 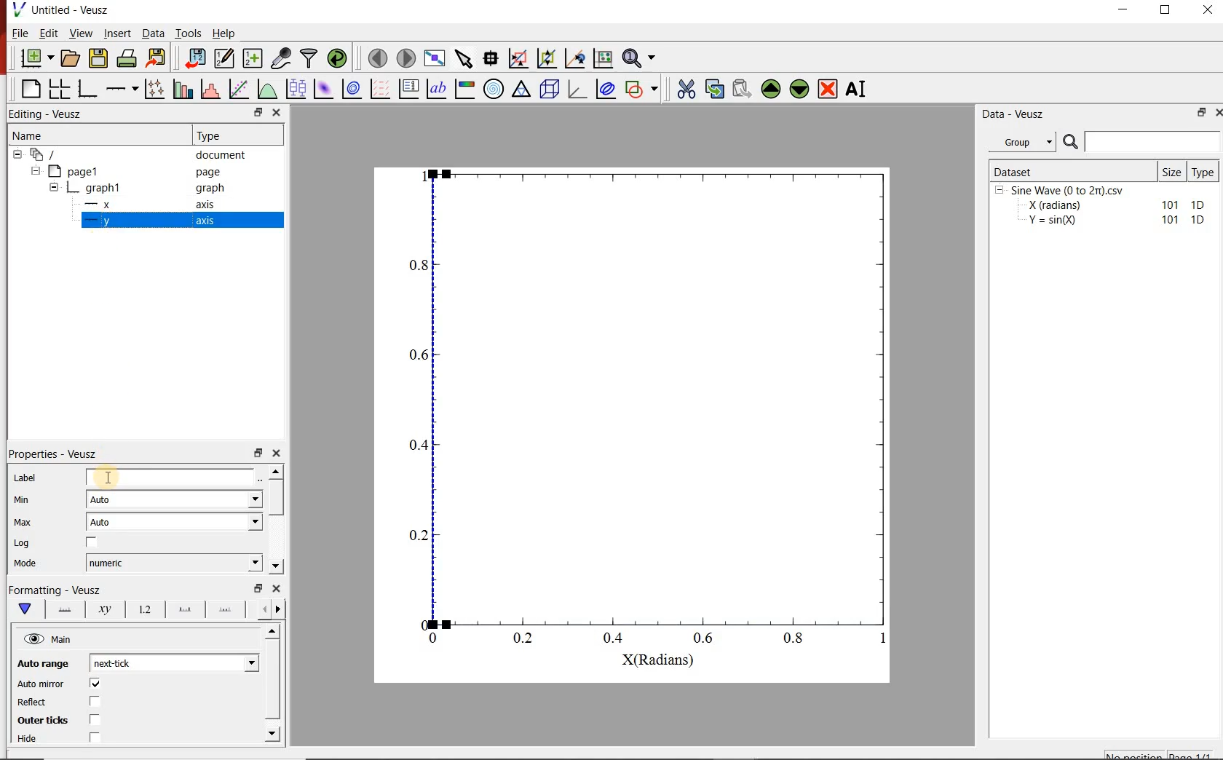 I want to click on Base graph, so click(x=88, y=89).